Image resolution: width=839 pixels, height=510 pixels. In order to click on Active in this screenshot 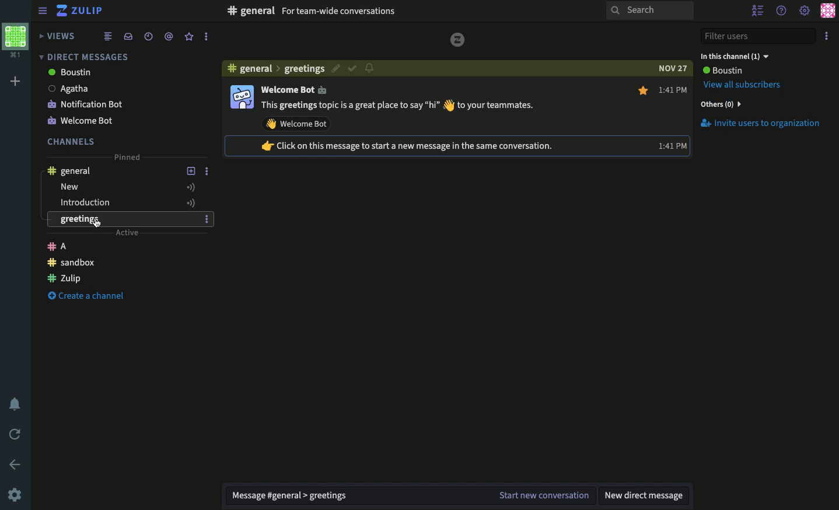, I will do `click(191, 187)`.